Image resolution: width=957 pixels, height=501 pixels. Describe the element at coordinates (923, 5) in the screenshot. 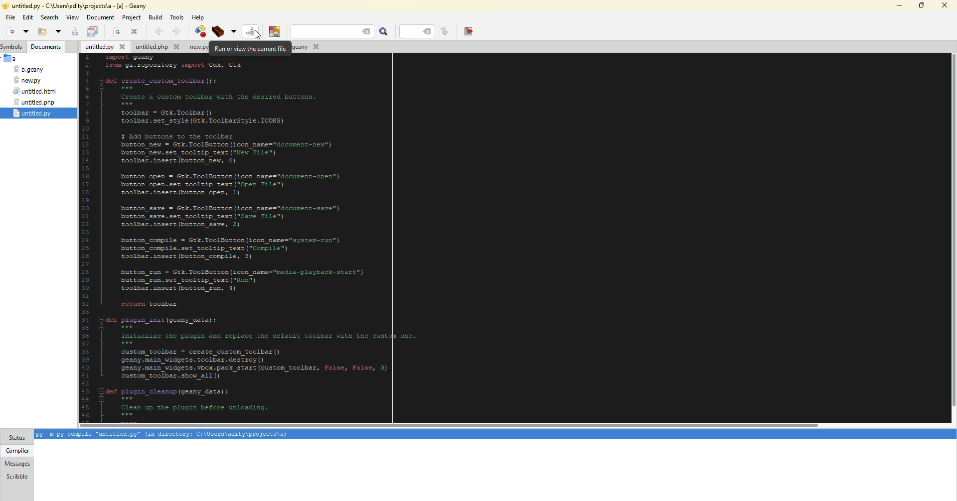

I see `maximize` at that location.